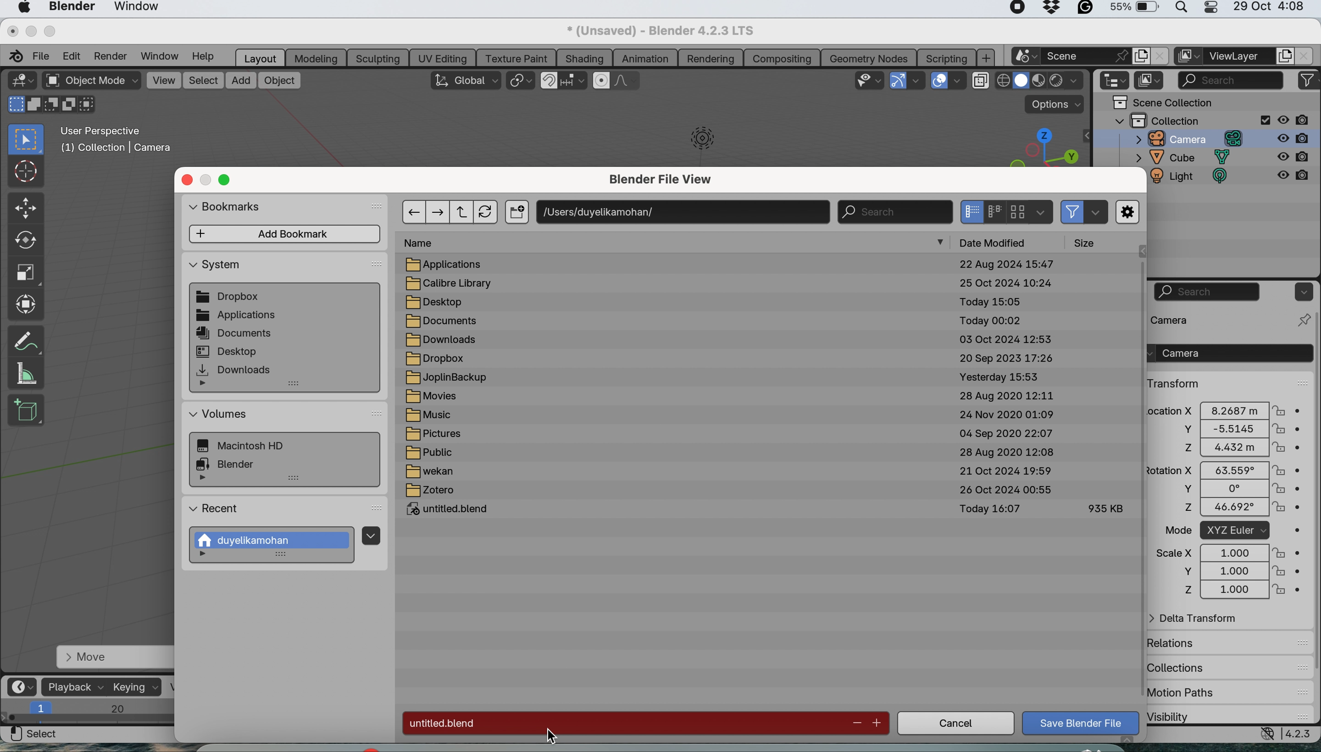  I want to click on sculpting, so click(378, 58).